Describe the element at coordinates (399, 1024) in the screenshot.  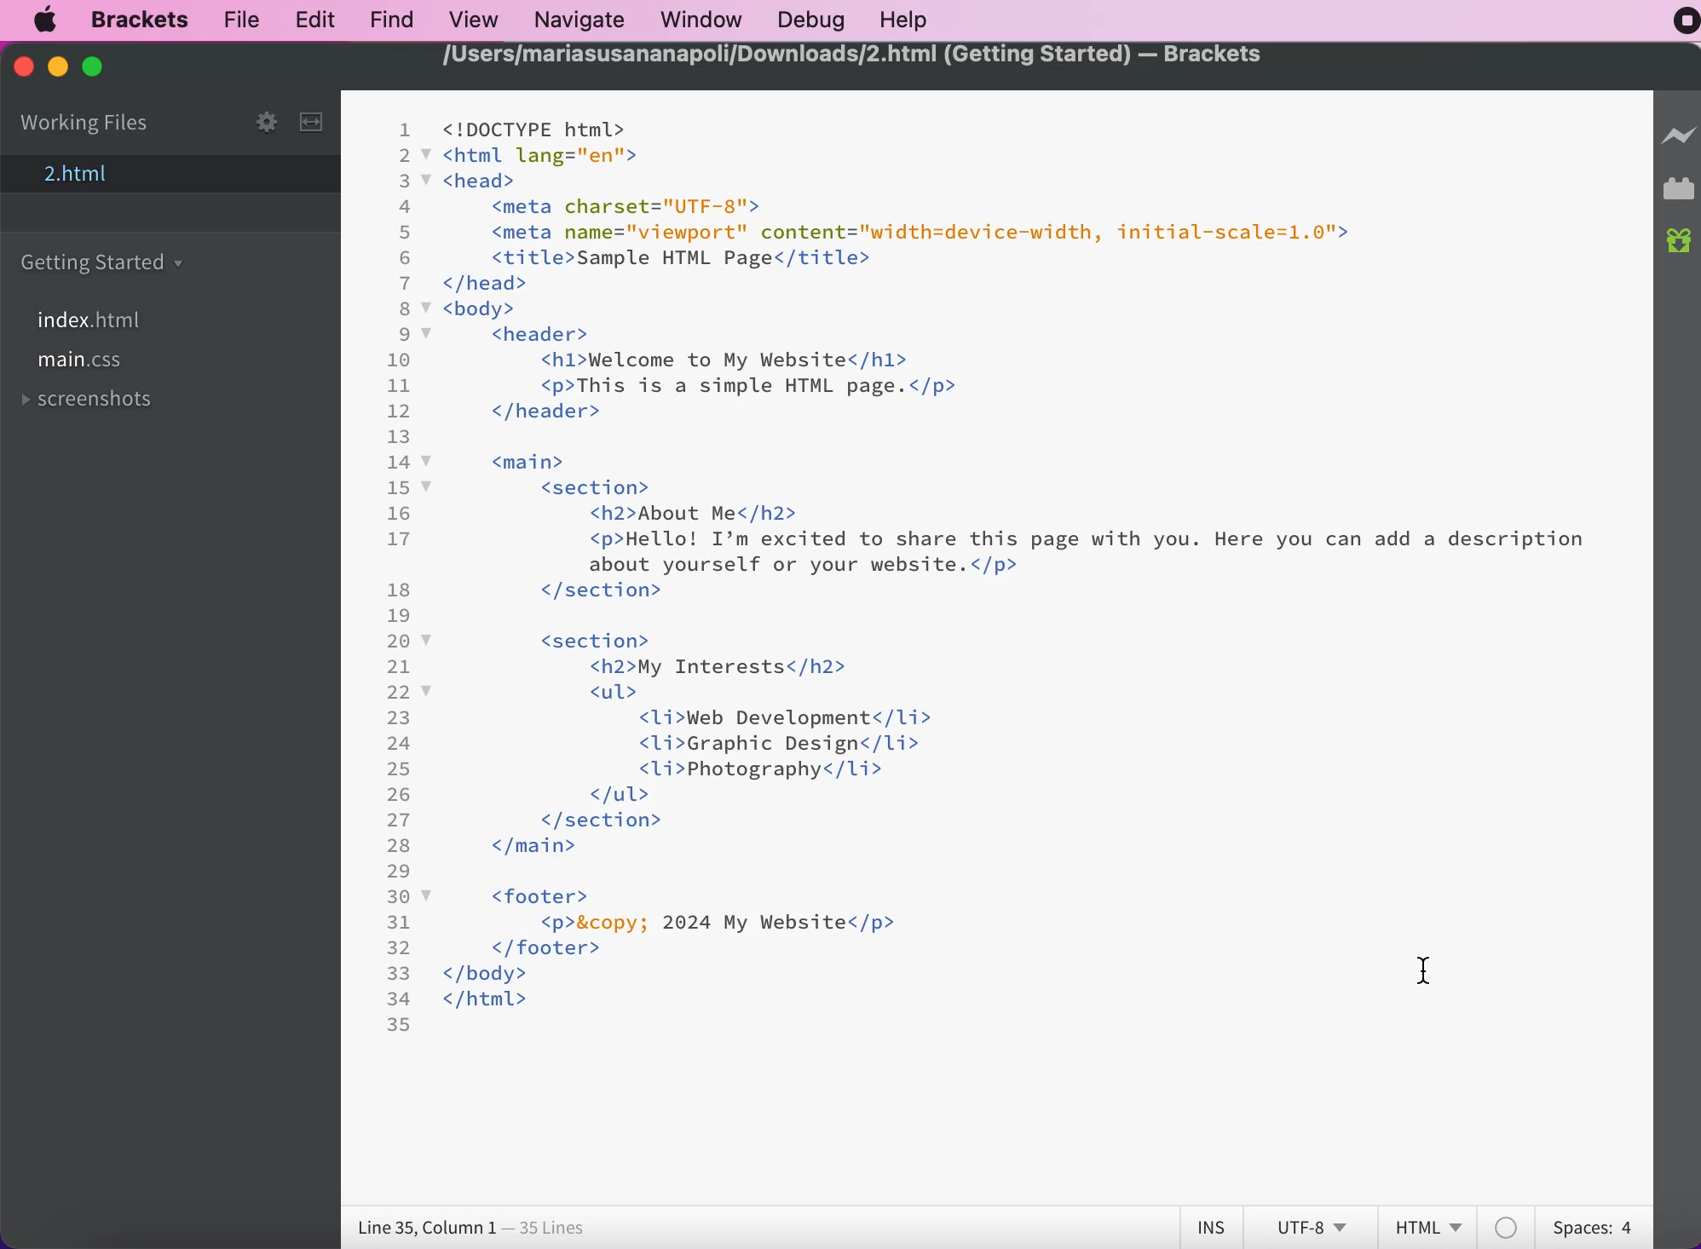
I see `35` at that location.